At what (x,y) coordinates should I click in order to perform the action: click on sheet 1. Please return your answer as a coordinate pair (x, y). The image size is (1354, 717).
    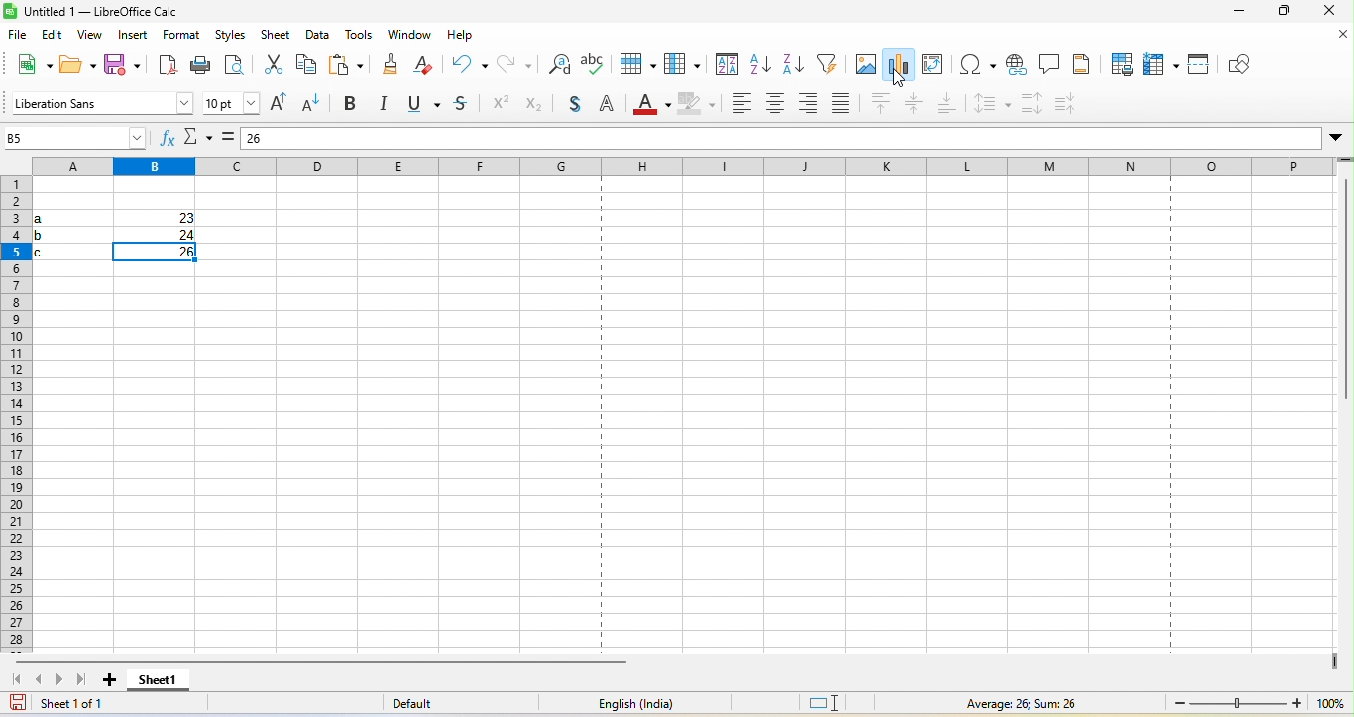
    Looking at the image, I should click on (160, 683).